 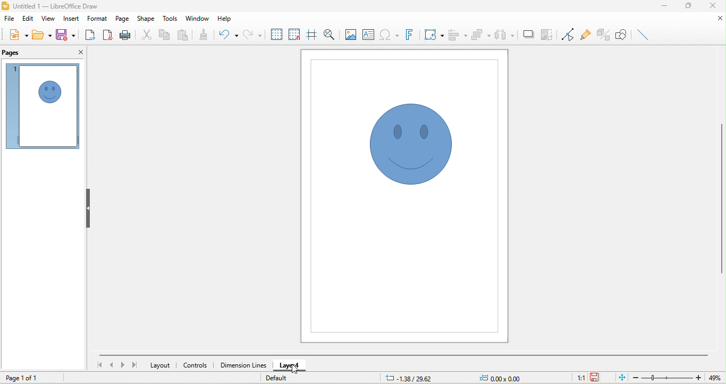 What do you see at coordinates (18, 36) in the screenshot?
I see `new` at bounding box center [18, 36].